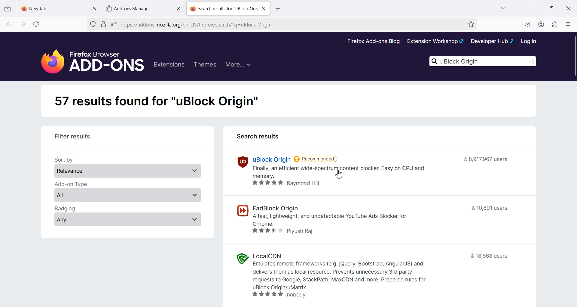 The image size is (577, 307). Describe the element at coordinates (336, 172) in the screenshot. I see `Finally, an efficient wide-spectrum content blocker. Easy on CPU and memory.` at that location.